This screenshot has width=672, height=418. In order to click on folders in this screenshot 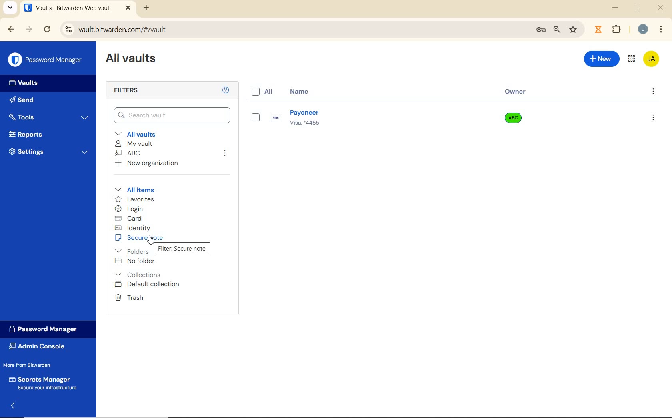, I will do `click(132, 251)`.